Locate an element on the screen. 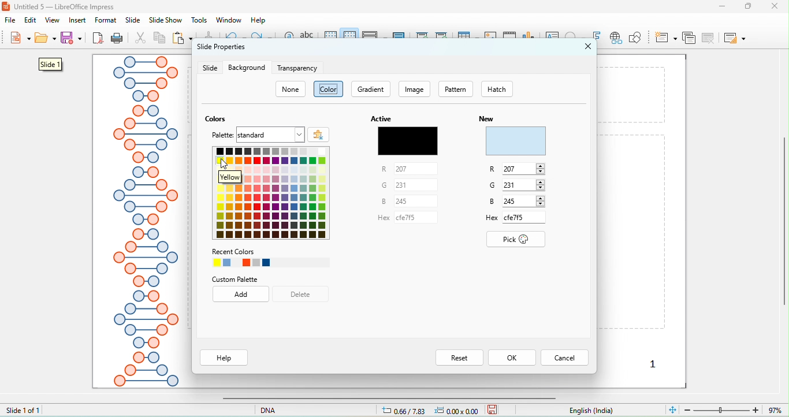 This screenshot has width=789, height=417. format is located at coordinates (106, 20).